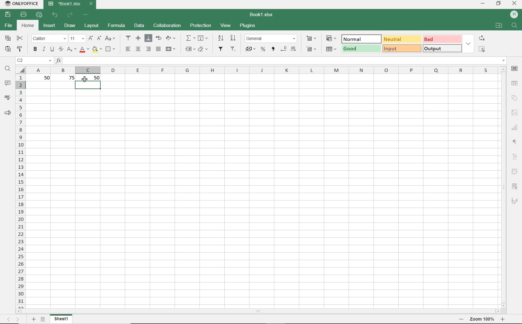  Describe the element at coordinates (483, 4) in the screenshot. I see `minimize` at that location.